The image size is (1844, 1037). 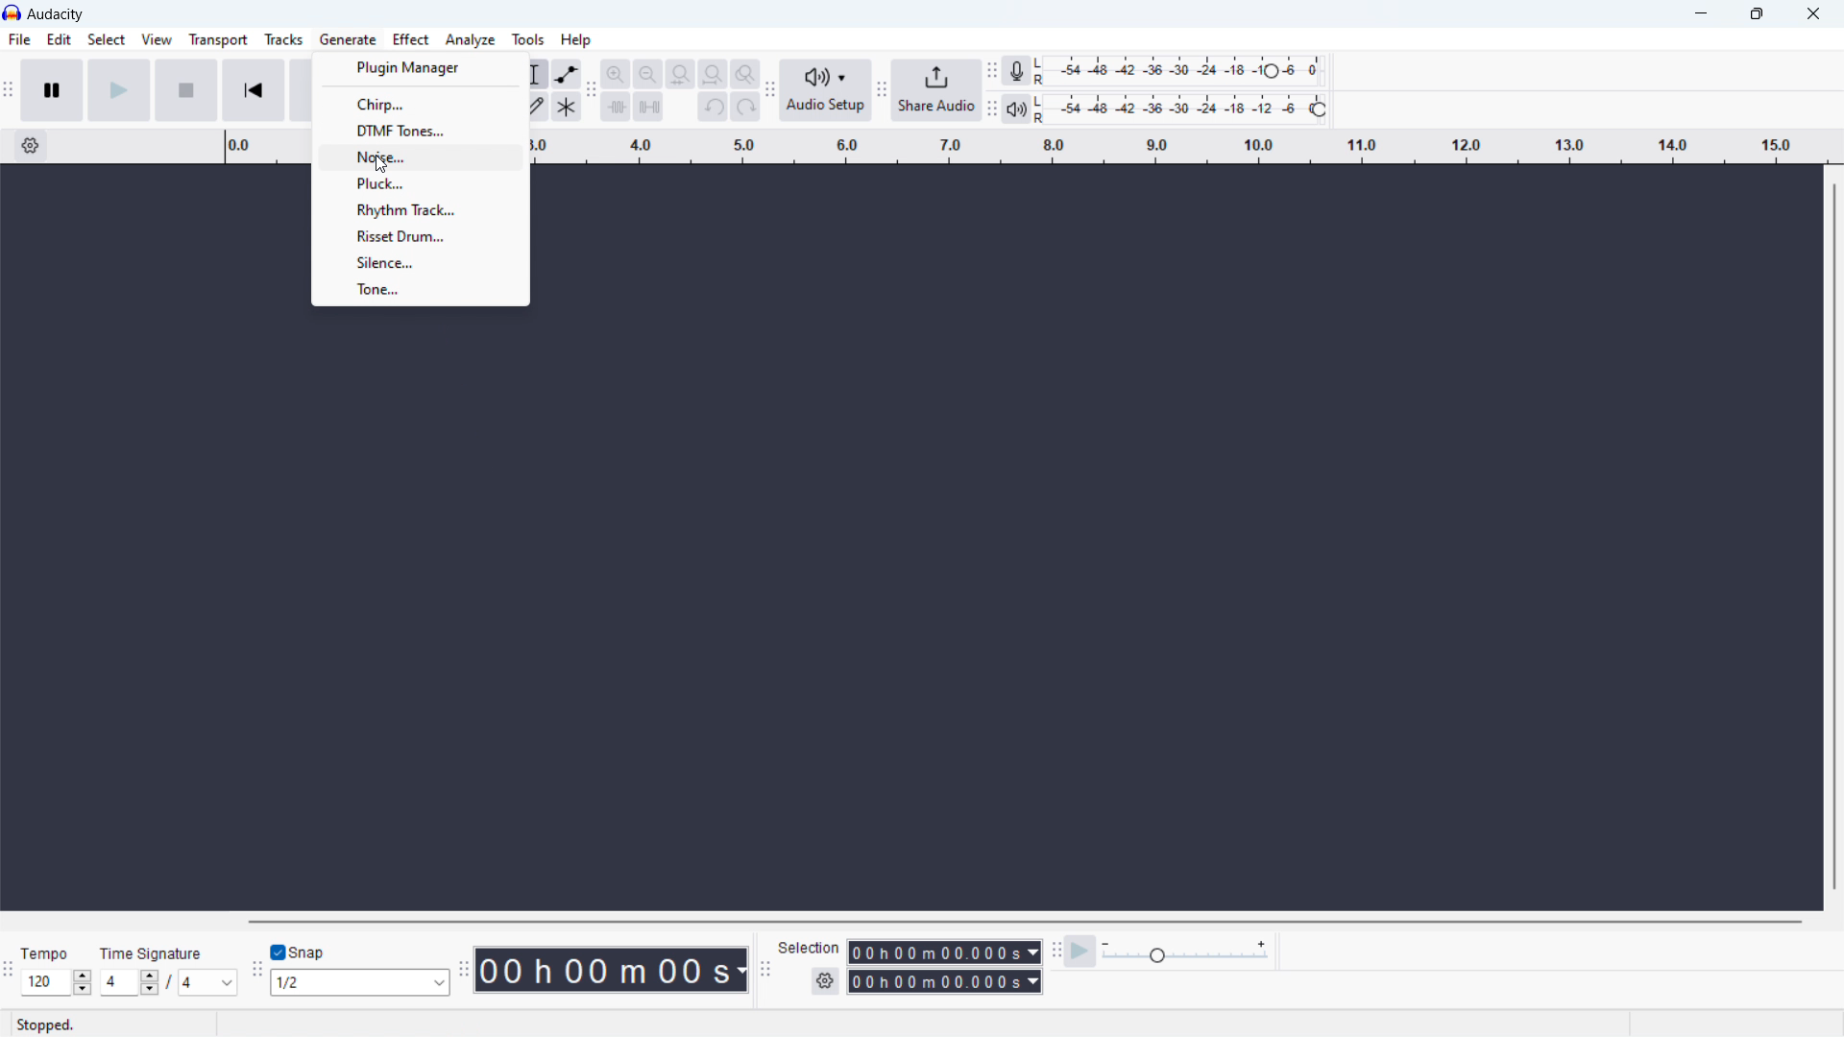 What do you see at coordinates (575, 38) in the screenshot?
I see `help` at bounding box center [575, 38].